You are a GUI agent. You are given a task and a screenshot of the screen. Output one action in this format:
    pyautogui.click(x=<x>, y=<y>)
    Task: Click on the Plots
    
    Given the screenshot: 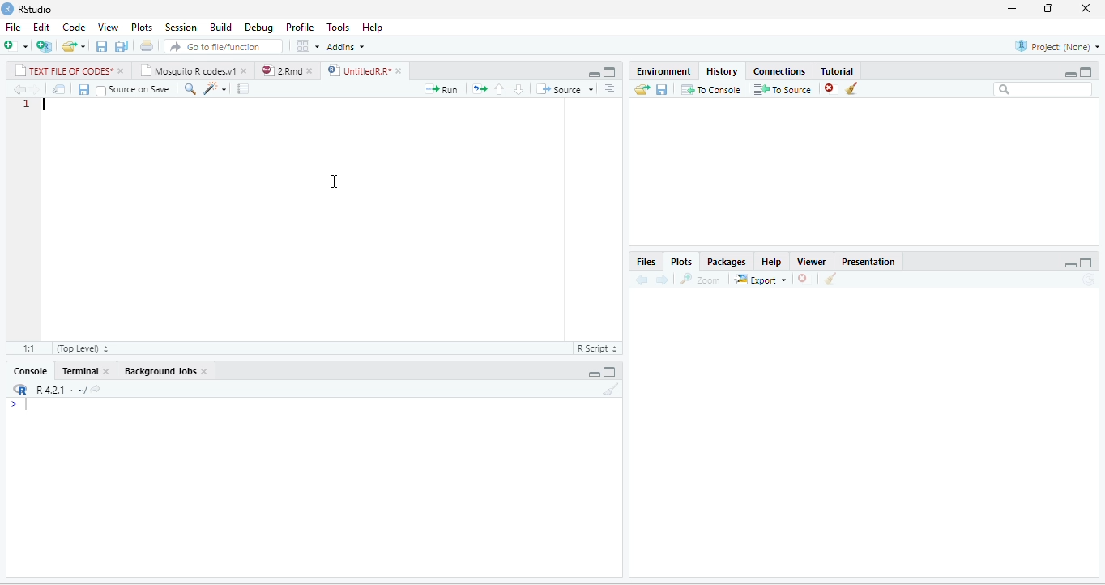 What is the action you would take?
    pyautogui.click(x=142, y=28)
    